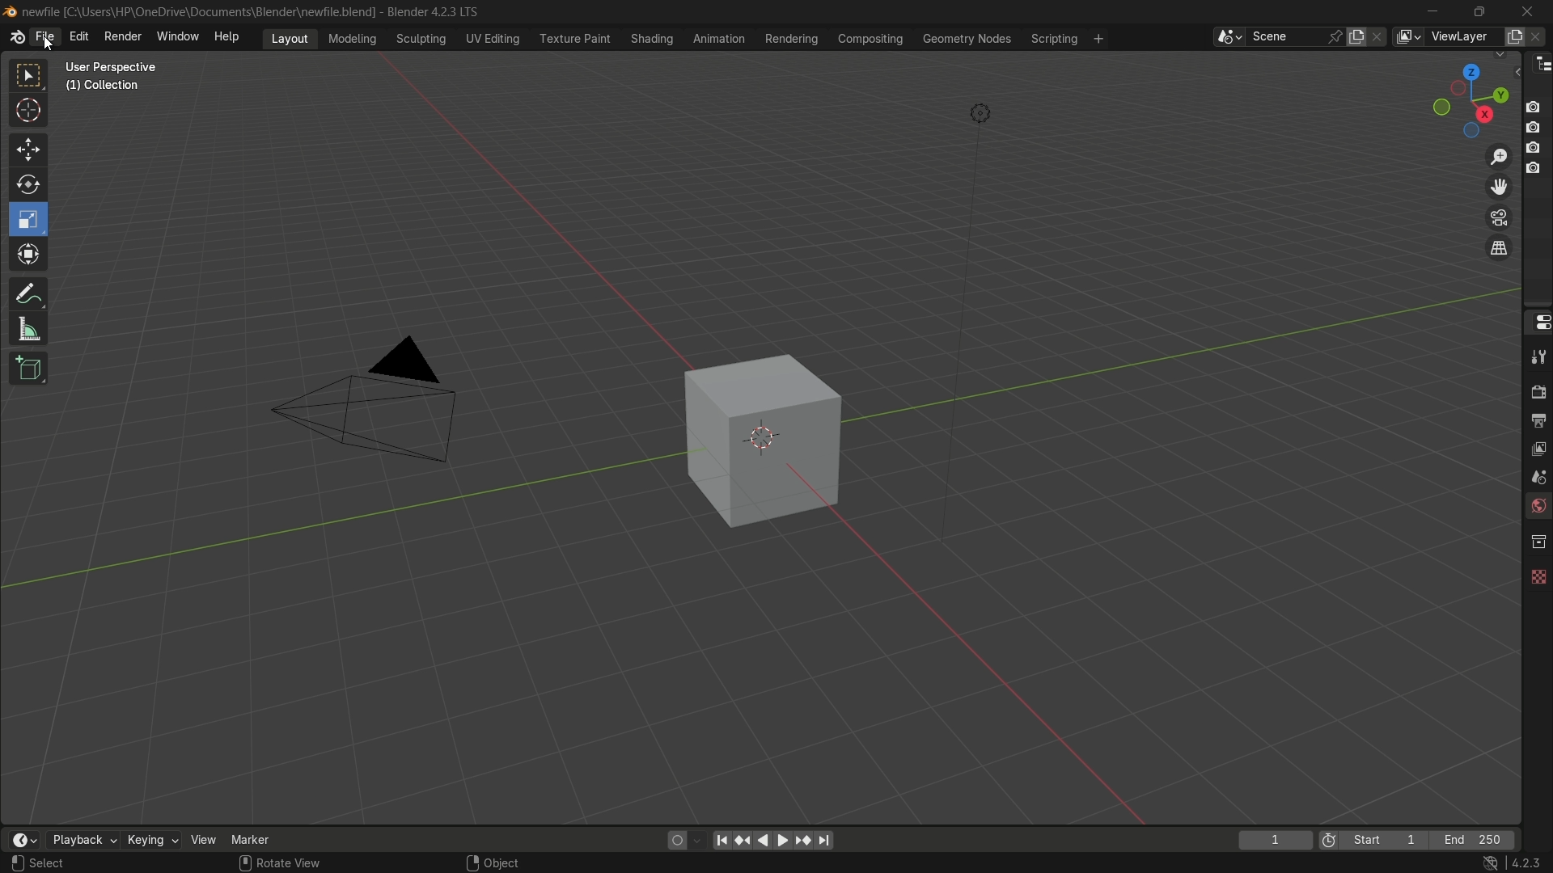 The width and height of the screenshot is (1553, 873). Describe the element at coordinates (30, 76) in the screenshot. I see `select box` at that location.